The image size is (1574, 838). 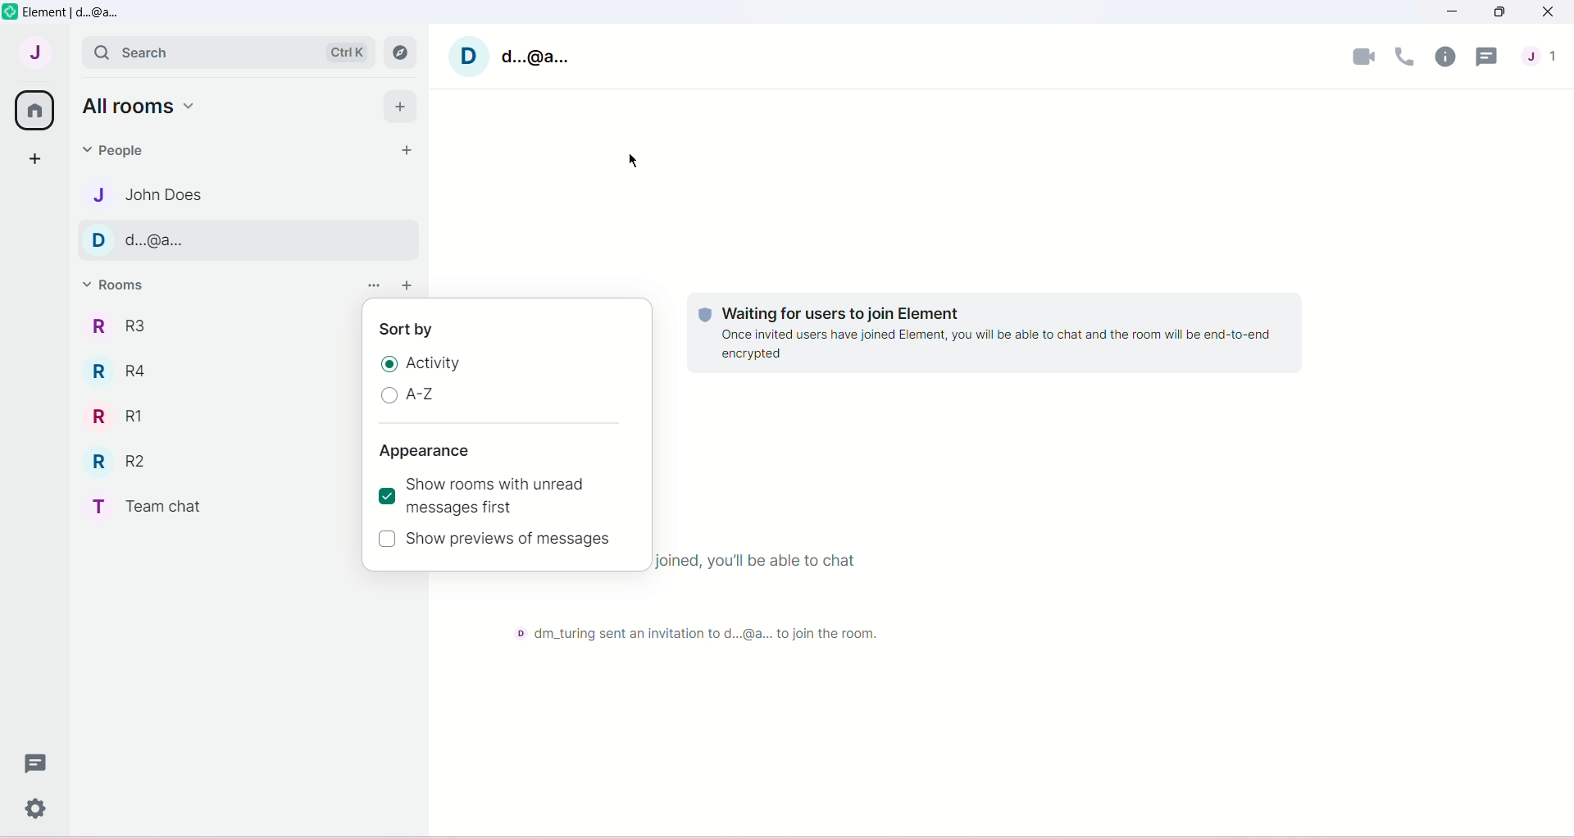 What do you see at coordinates (125, 327) in the screenshot?
I see `Room Name-r3` at bounding box center [125, 327].